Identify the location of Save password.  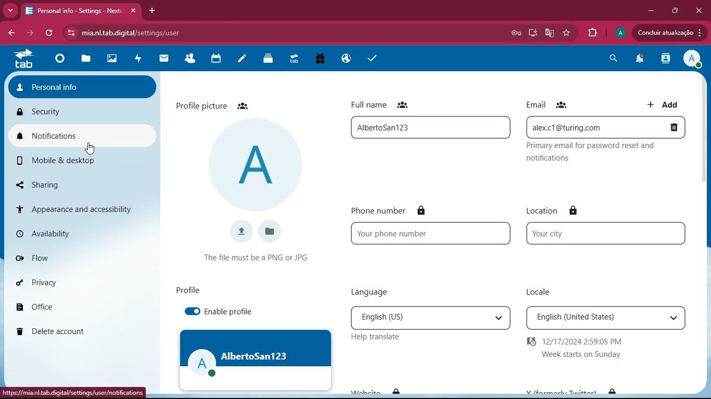
(513, 33).